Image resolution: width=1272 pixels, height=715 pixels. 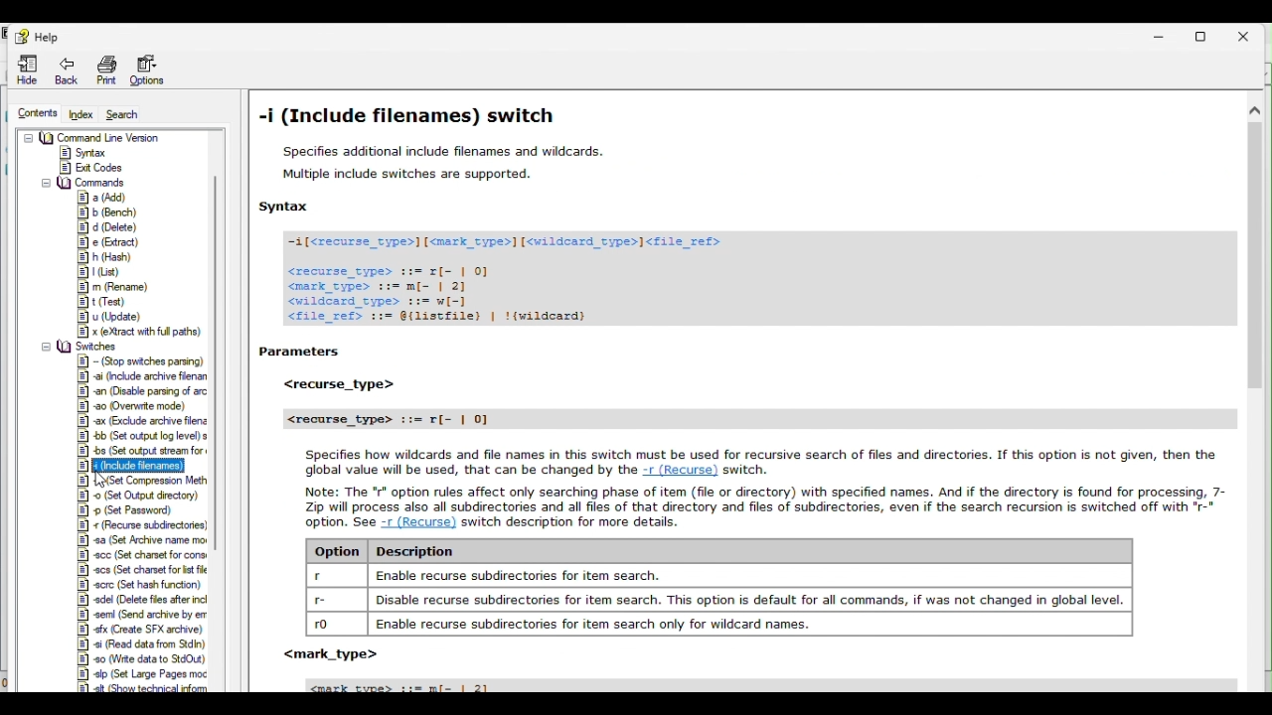 I want to click on Help , so click(x=37, y=33).